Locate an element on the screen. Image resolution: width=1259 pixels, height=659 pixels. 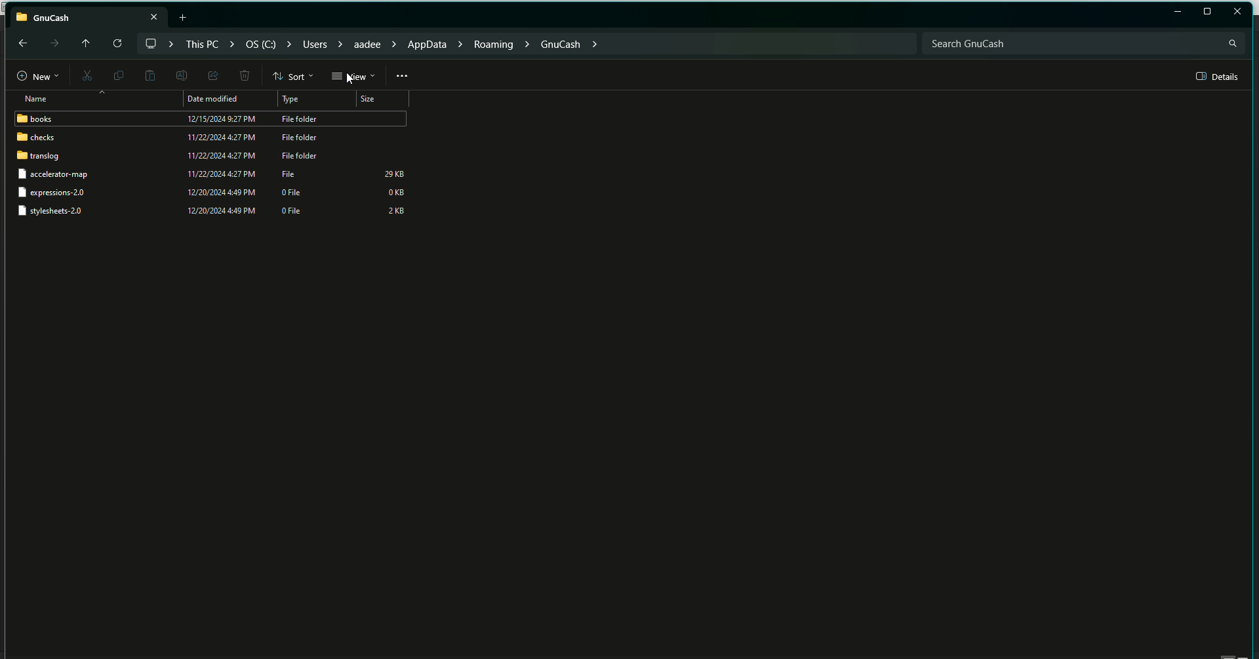
Paste is located at coordinates (150, 76).